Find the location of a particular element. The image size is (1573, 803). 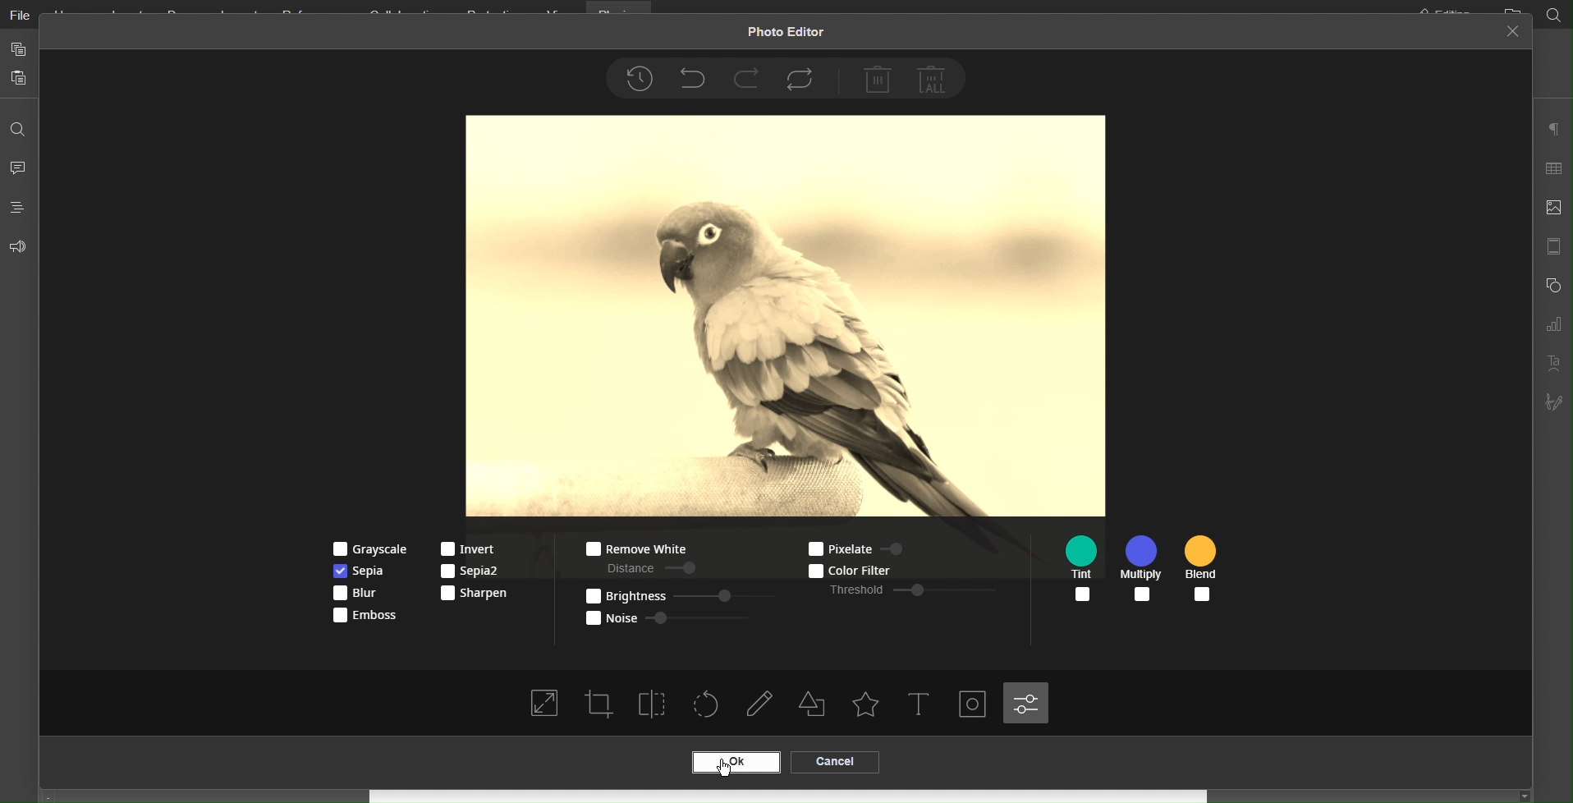

Feedback and Support is located at coordinates (18, 246).